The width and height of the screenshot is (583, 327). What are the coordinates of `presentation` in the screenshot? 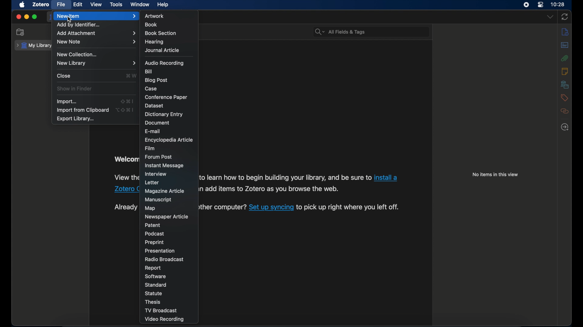 It's located at (160, 251).